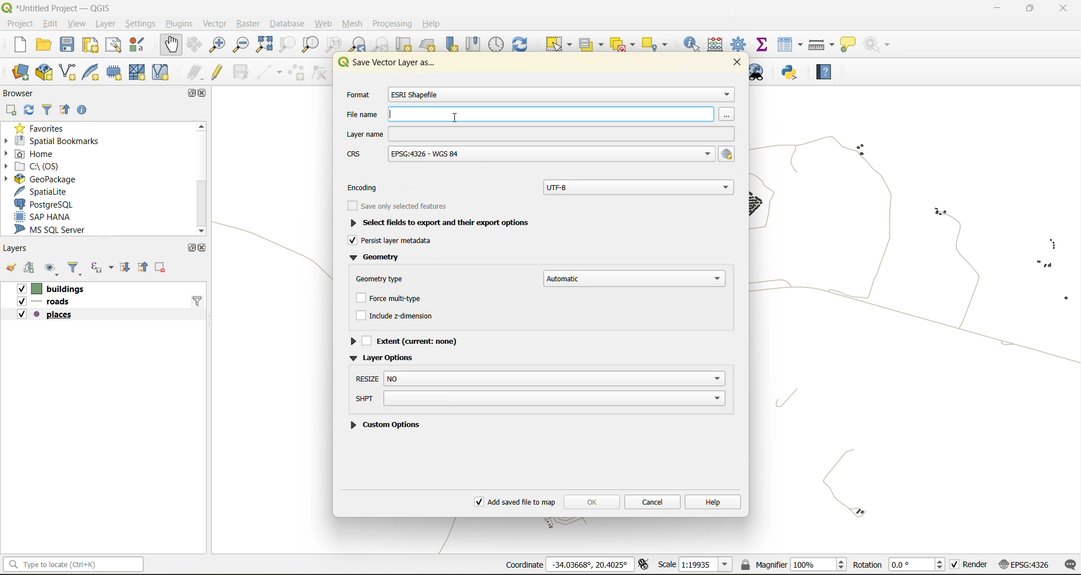  What do you see at coordinates (205, 95) in the screenshot?
I see `close` at bounding box center [205, 95].